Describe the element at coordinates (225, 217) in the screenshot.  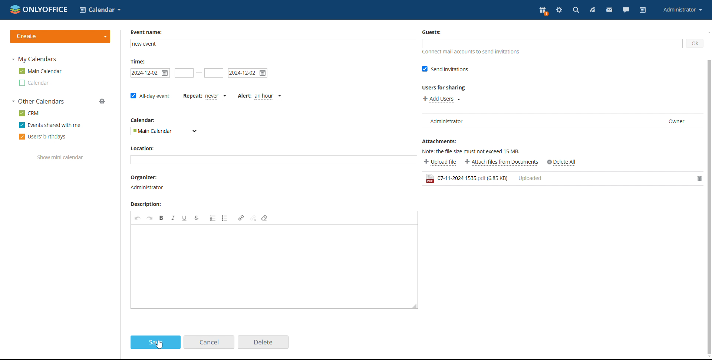
I see `insert/remove bulleted list` at that location.